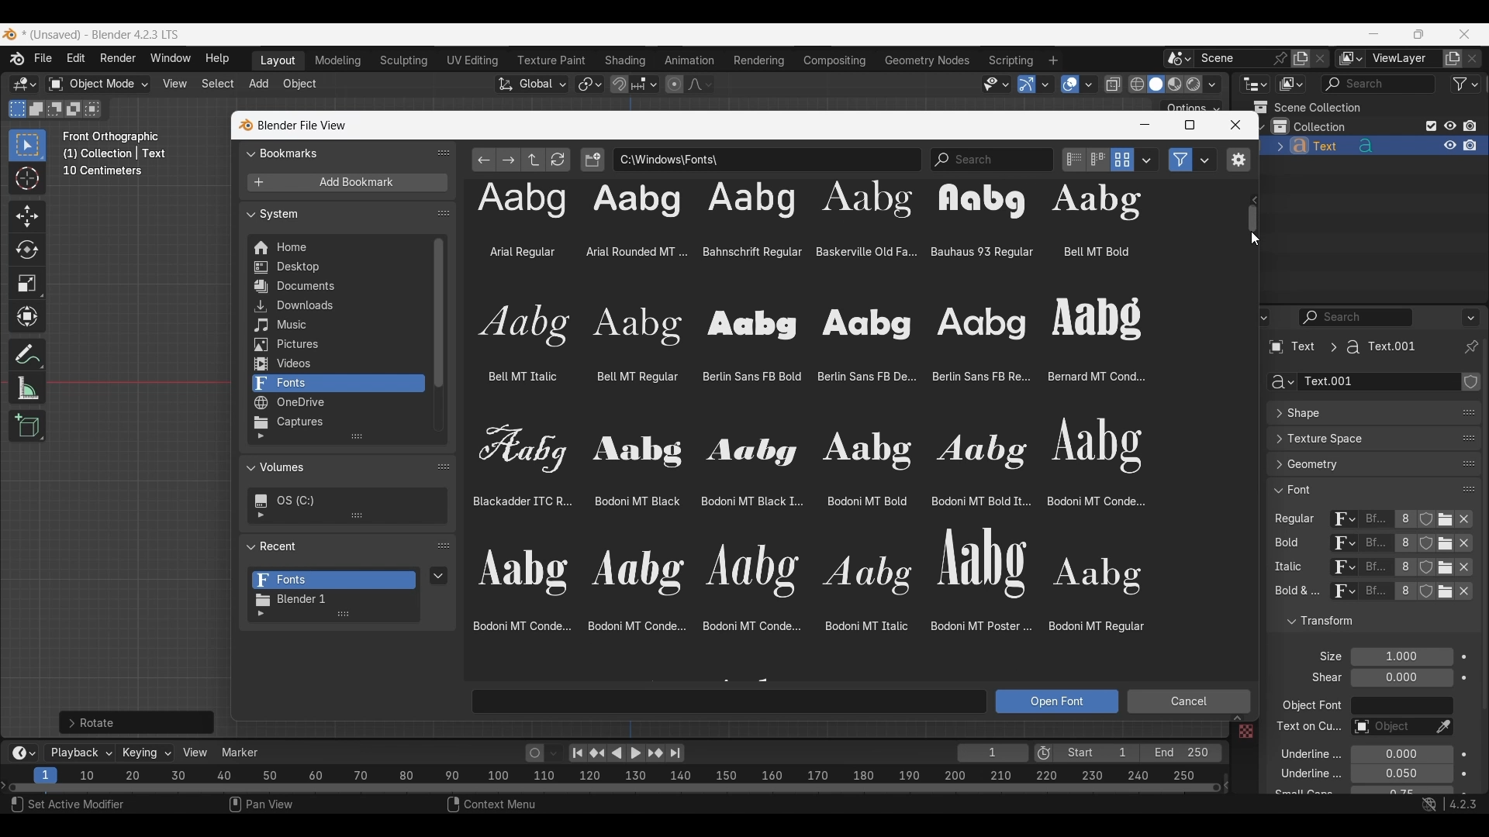 The image size is (1489, 837). What do you see at coordinates (1027, 84) in the screenshot?
I see `Show gizmo` at bounding box center [1027, 84].